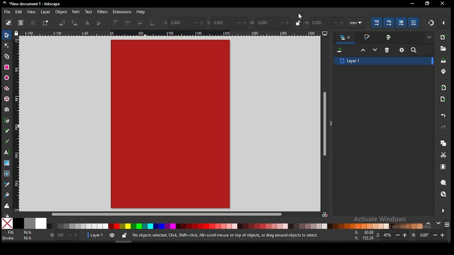 The height and width of the screenshot is (255, 454). Describe the element at coordinates (7, 78) in the screenshot. I see `ellipse/arc tool` at that location.